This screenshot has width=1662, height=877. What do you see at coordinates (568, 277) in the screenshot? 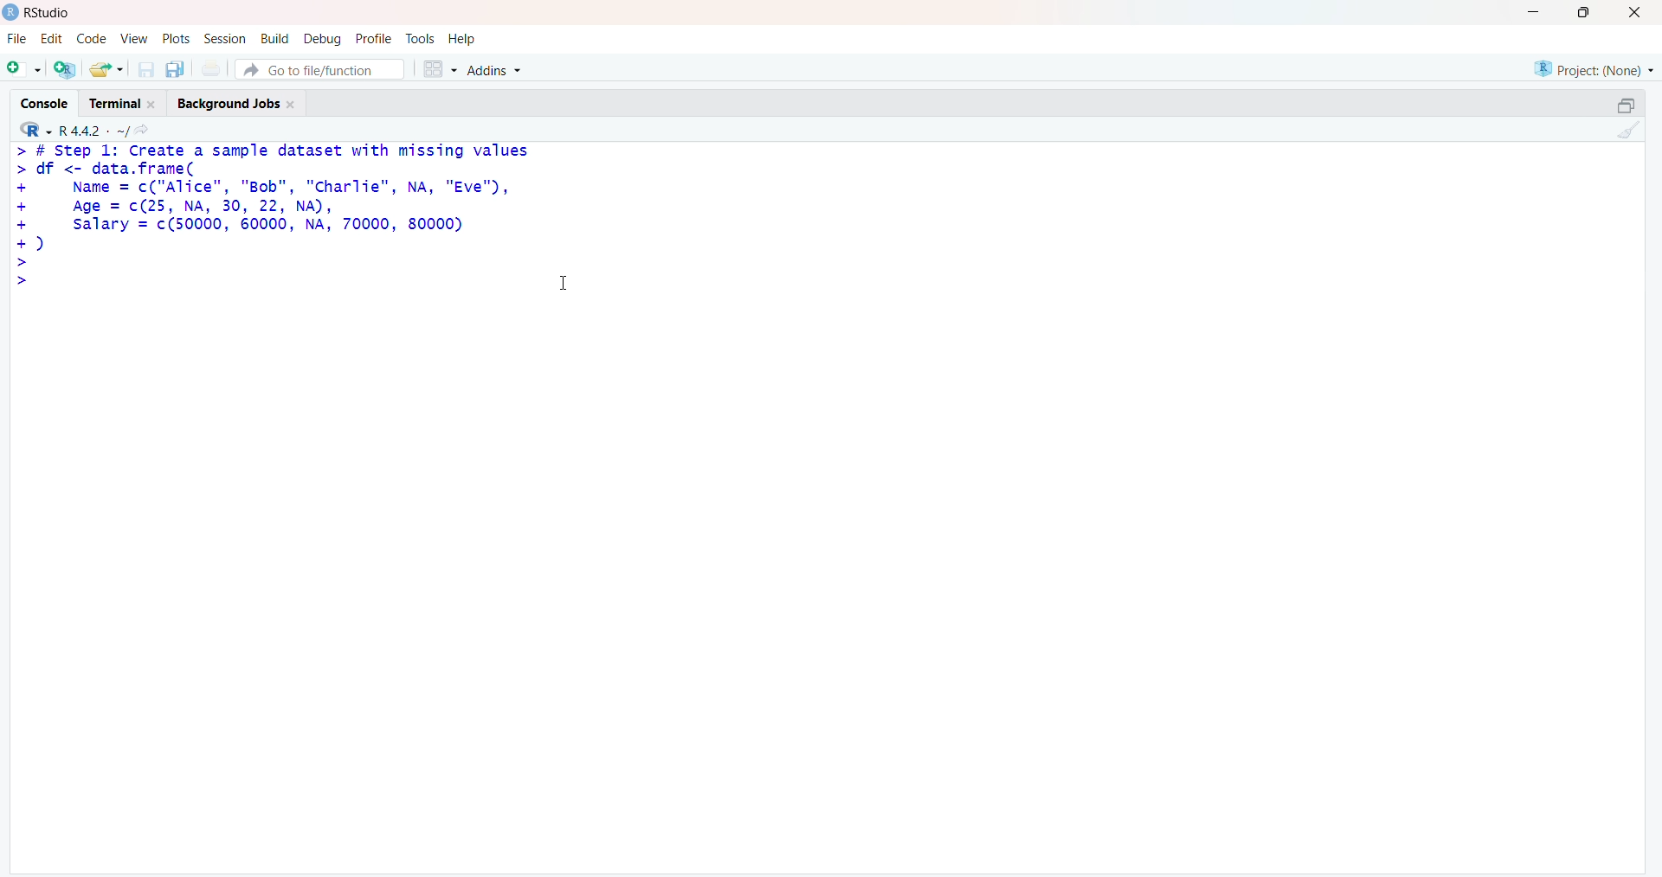
I see `Text cursor` at bounding box center [568, 277].